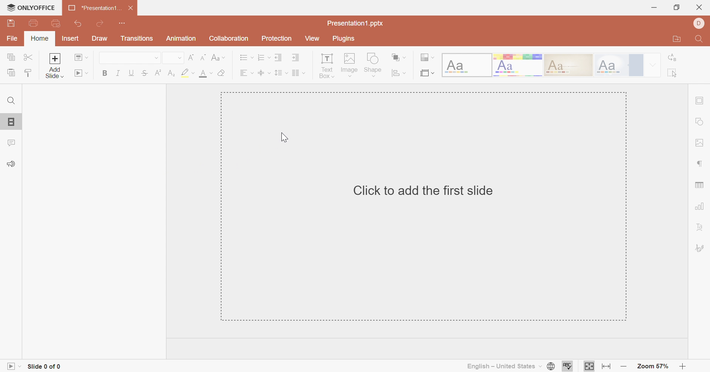  What do you see at coordinates (552, 366) in the screenshot?
I see `Set document language` at bounding box center [552, 366].